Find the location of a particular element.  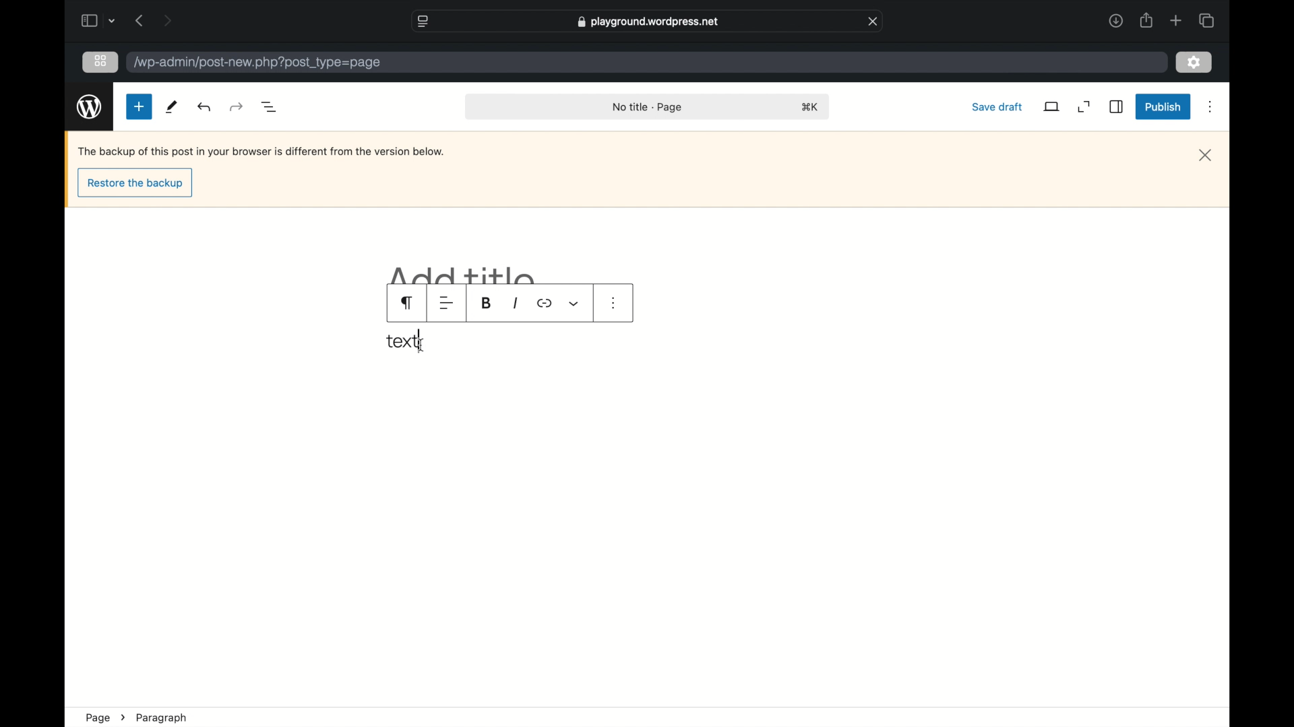

tools is located at coordinates (171, 107).